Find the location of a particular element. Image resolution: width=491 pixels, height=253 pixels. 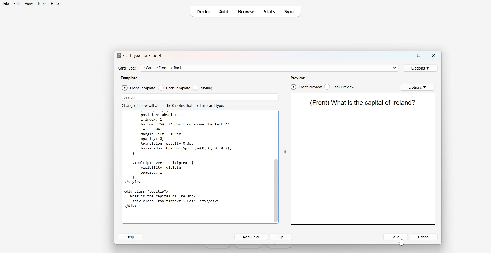

Card Type is located at coordinates (269, 68).